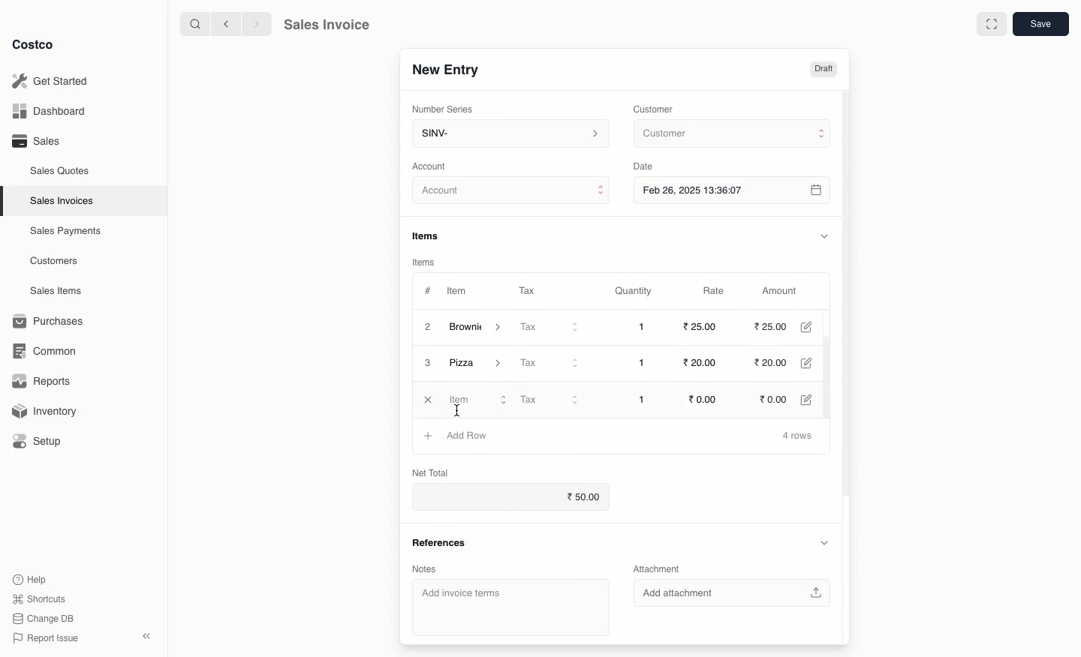 This screenshot has width=1081, height=657. Describe the element at coordinates (426, 326) in the screenshot. I see `2` at that location.